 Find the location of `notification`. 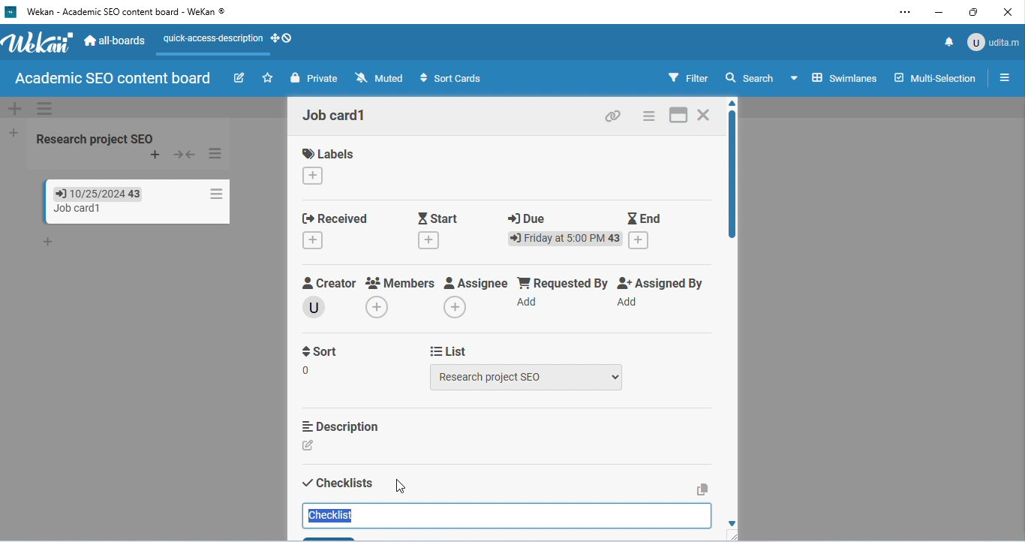

notification is located at coordinates (947, 41).